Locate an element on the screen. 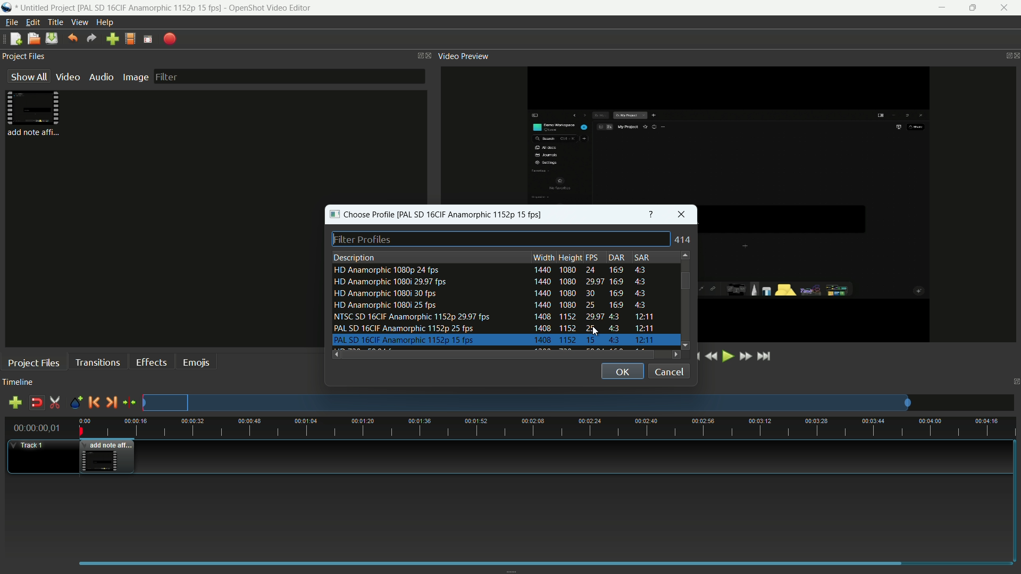  full screen is located at coordinates (149, 39).